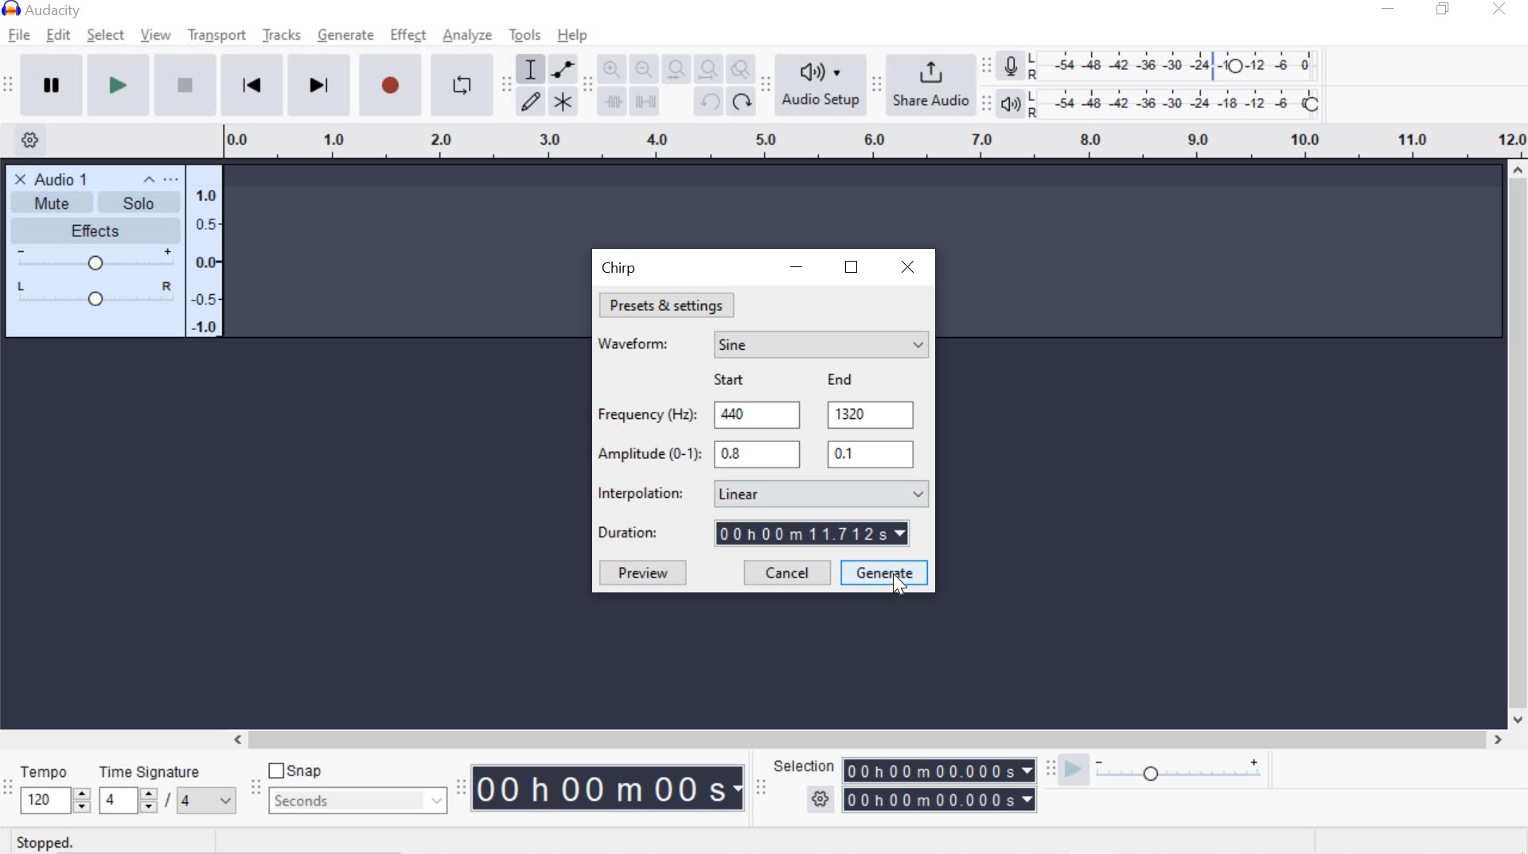 This screenshot has height=854, width=1528. I want to click on Playback level, so click(1179, 103).